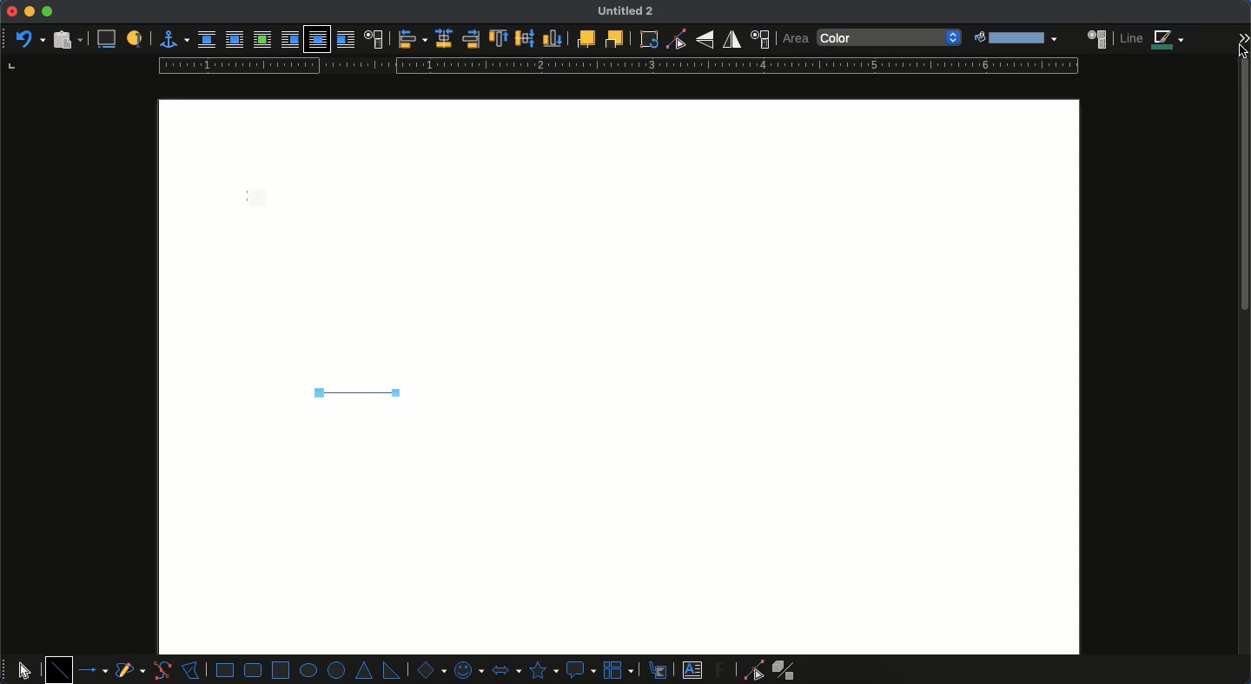 This screenshot has height=684, width=1251. What do you see at coordinates (692, 670) in the screenshot?
I see `text box` at bounding box center [692, 670].